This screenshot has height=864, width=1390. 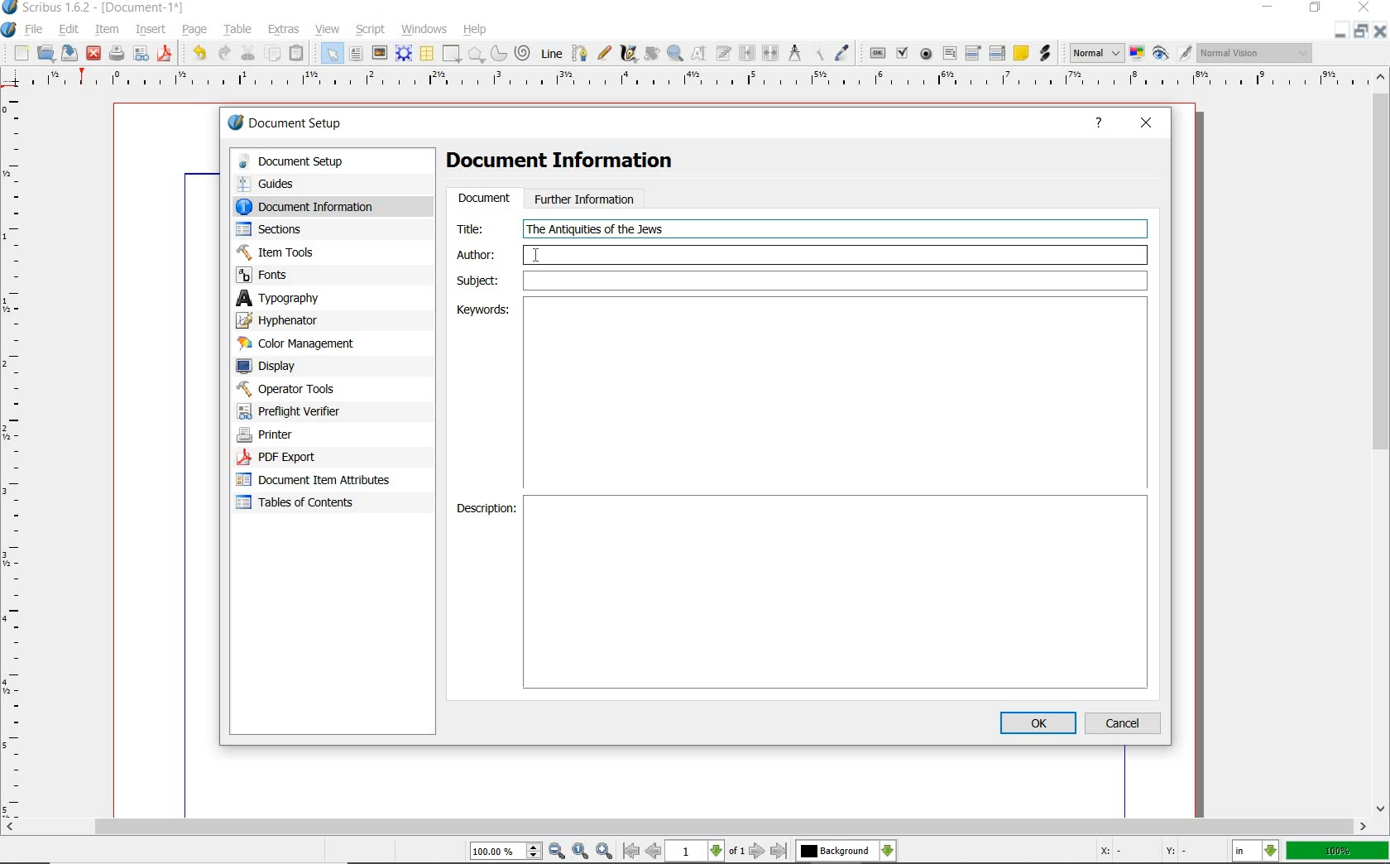 I want to click on author:, so click(x=479, y=254).